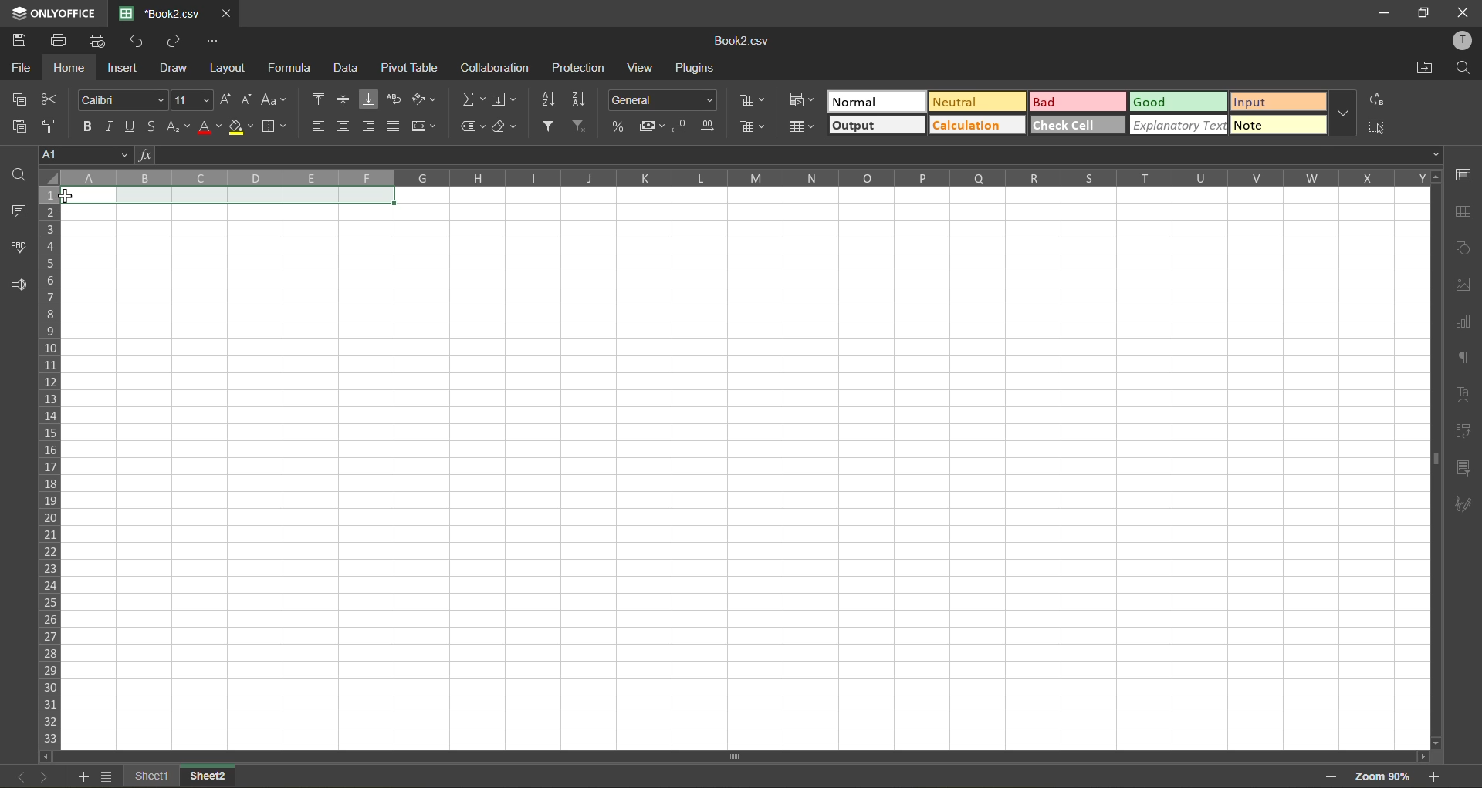 This screenshot has height=788, width=1482. Describe the element at coordinates (224, 12) in the screenshot. I see `close tab` at that location.